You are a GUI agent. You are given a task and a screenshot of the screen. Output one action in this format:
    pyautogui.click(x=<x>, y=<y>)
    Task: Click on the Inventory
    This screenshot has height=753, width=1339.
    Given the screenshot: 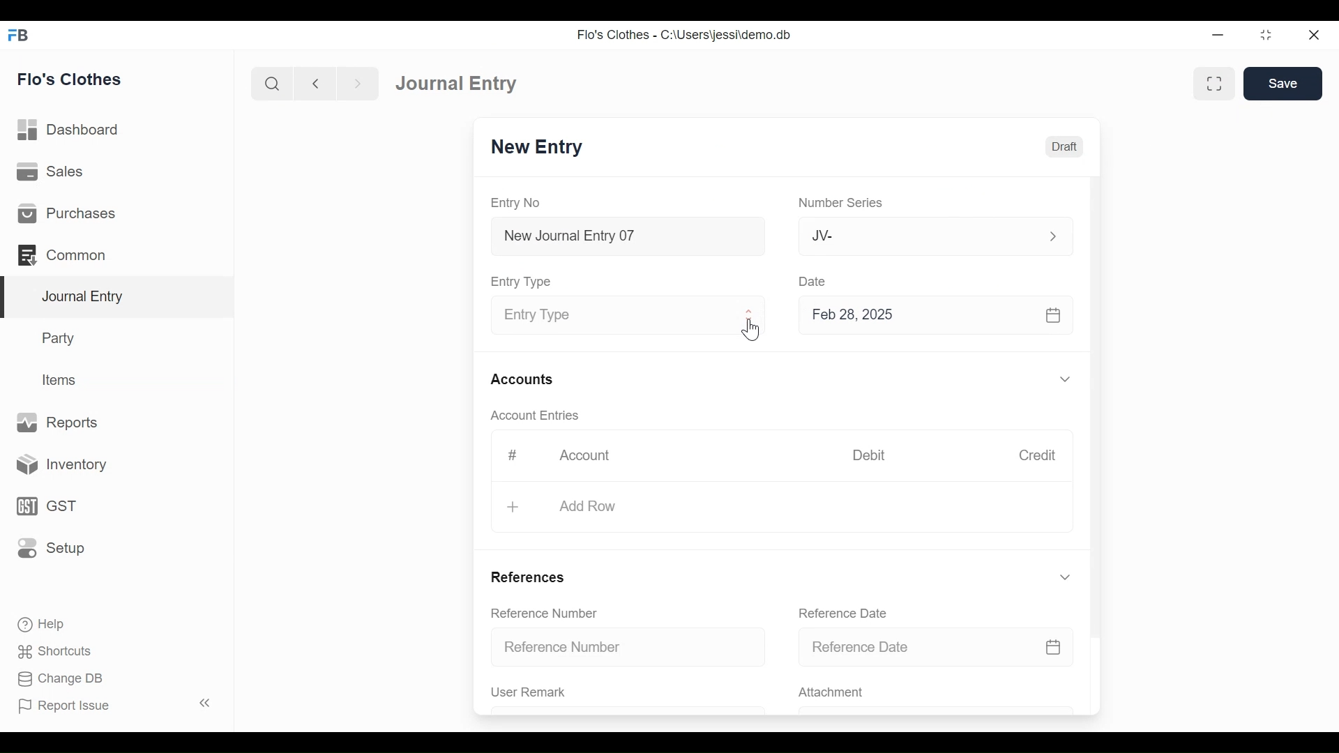 What is the action you would take?
    pyautogui.click(x=56, y=466)
    